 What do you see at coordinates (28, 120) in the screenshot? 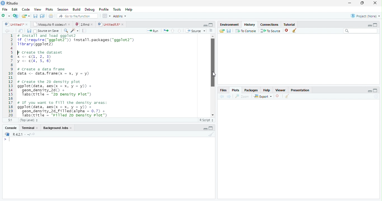
I see `(Top Level)` at bounding box center [28, 120].